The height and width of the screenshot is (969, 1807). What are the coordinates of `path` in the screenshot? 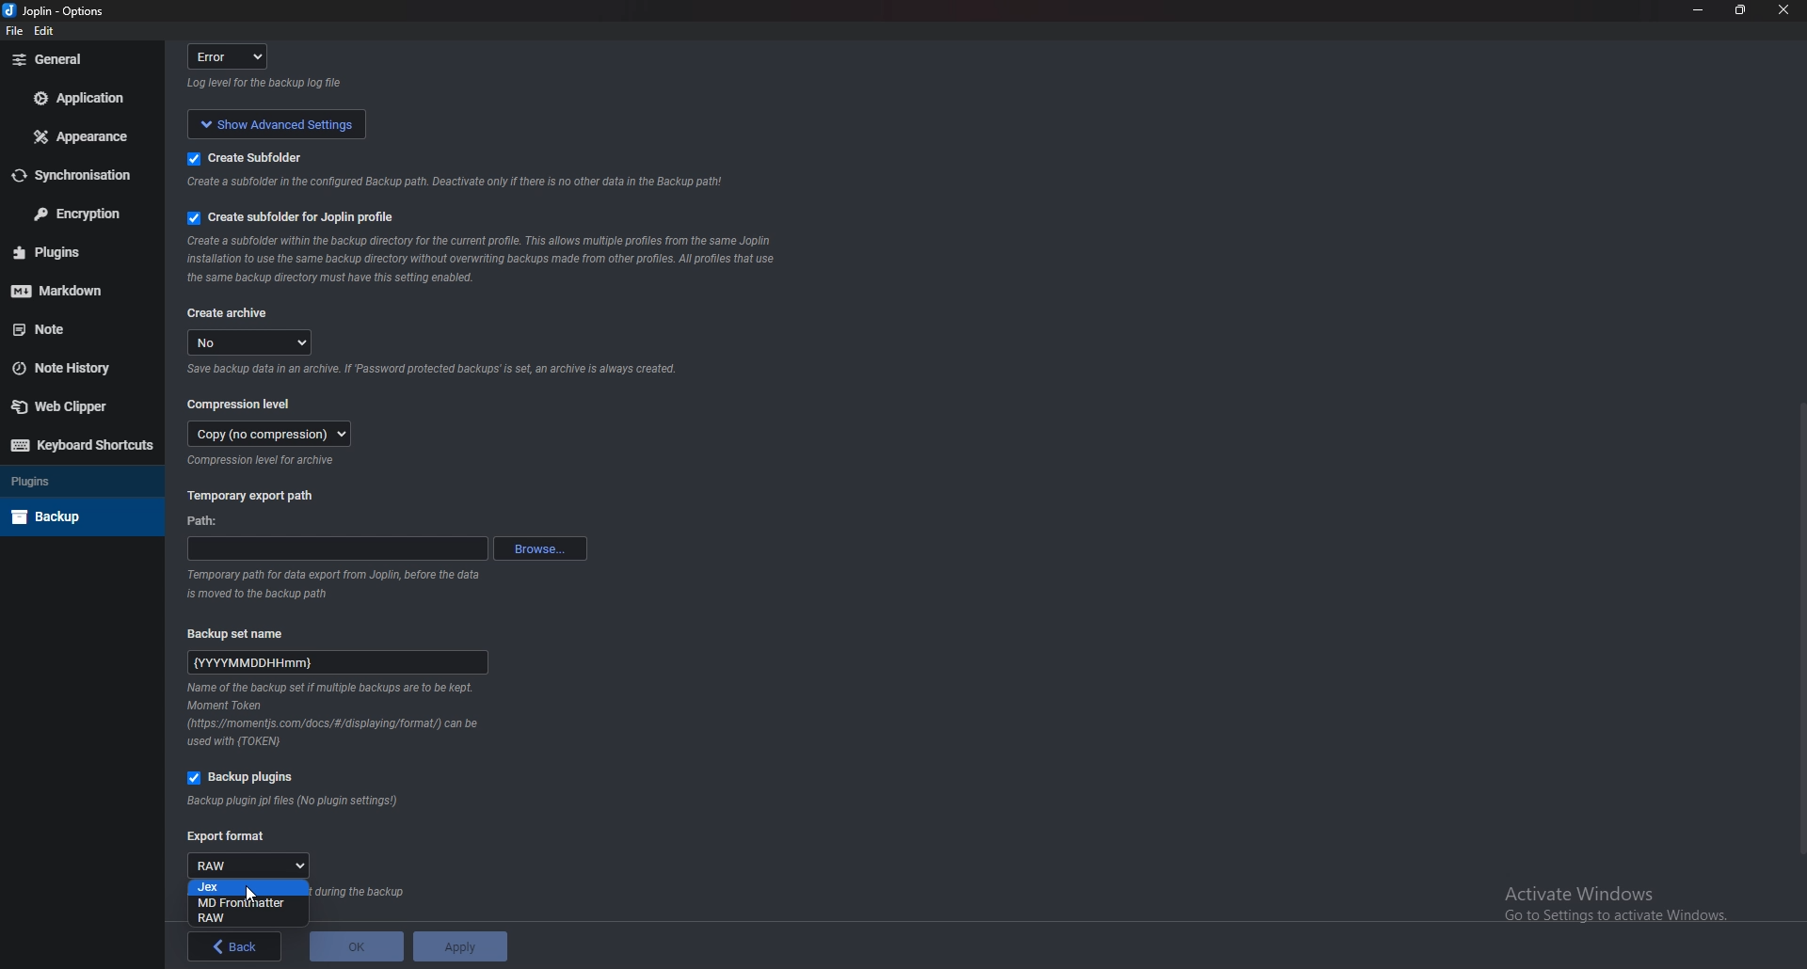 It's located at (208, 523).